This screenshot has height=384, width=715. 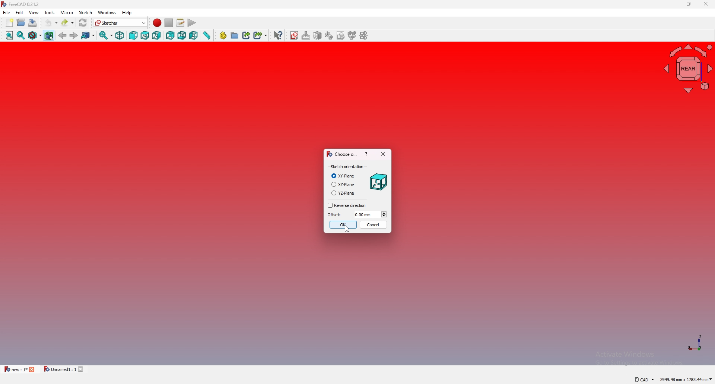 What do you see at coordinates (74, 35) in the screenshot?
I see `forward` at bounding box center [74, 35].